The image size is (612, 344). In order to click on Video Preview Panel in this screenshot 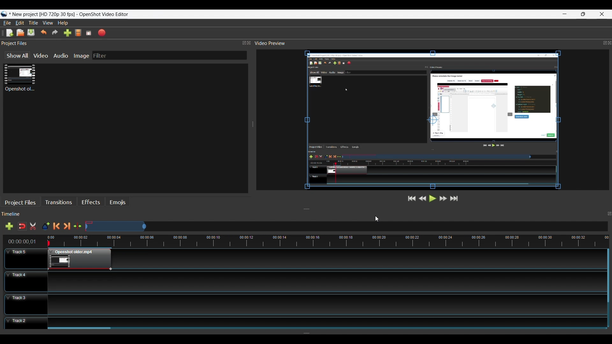, I will do `click(433, 43)`.